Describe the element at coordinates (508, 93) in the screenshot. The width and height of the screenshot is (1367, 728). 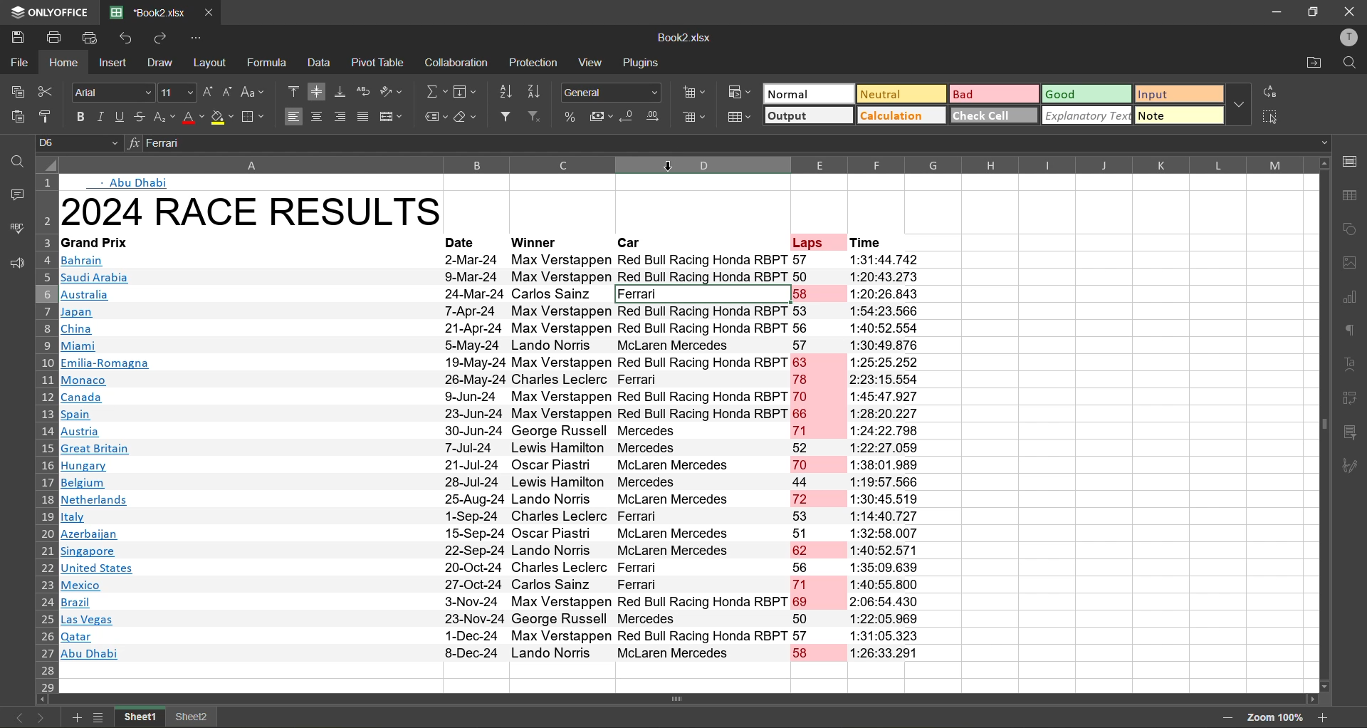
I see `sort ascending` at that location.